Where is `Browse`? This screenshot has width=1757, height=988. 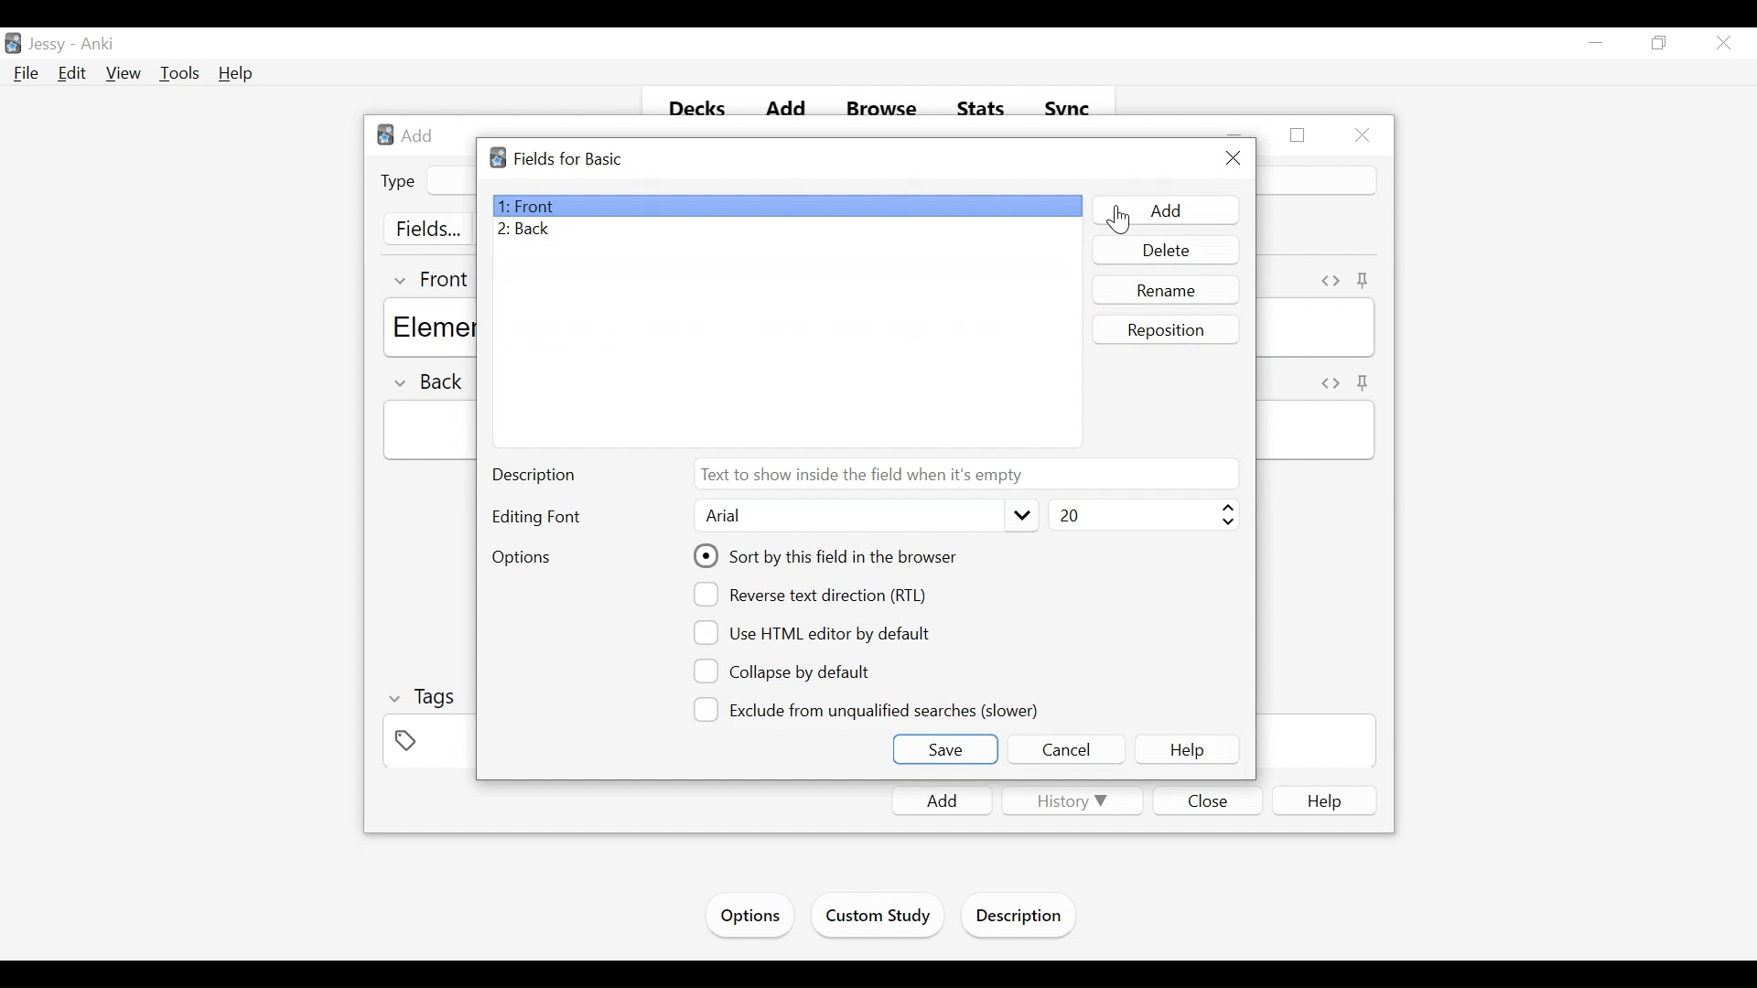 Browse is located at coordinates (885, 110).